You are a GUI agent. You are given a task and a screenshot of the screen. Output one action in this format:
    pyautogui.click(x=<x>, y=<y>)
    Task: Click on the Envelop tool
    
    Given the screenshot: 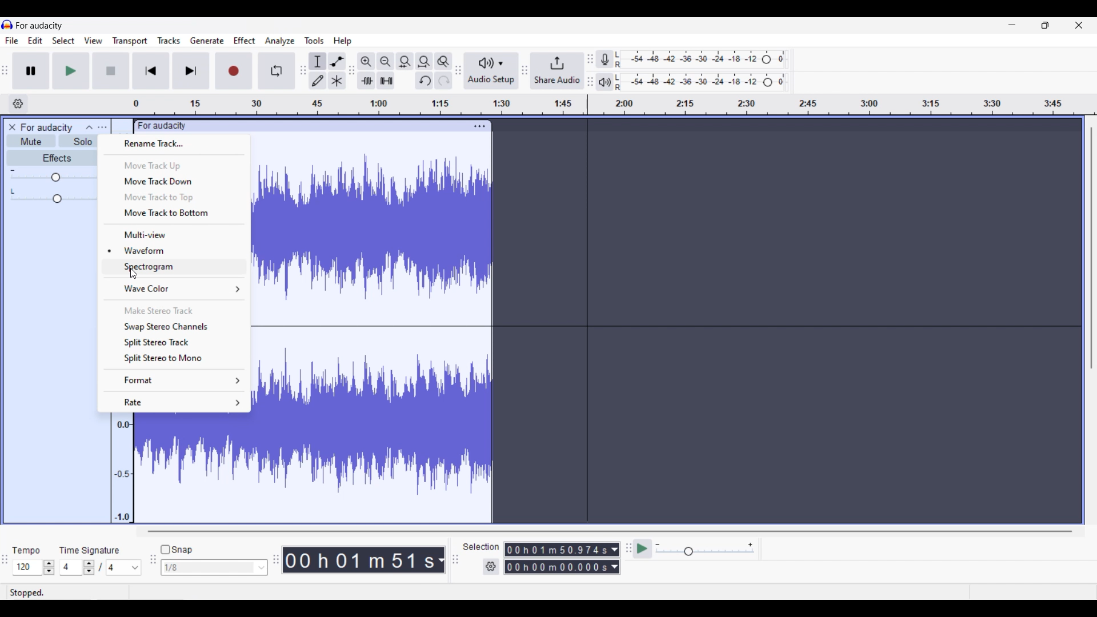 What is the action you would take?
    pyautogui.click(x=337, y=61)
    